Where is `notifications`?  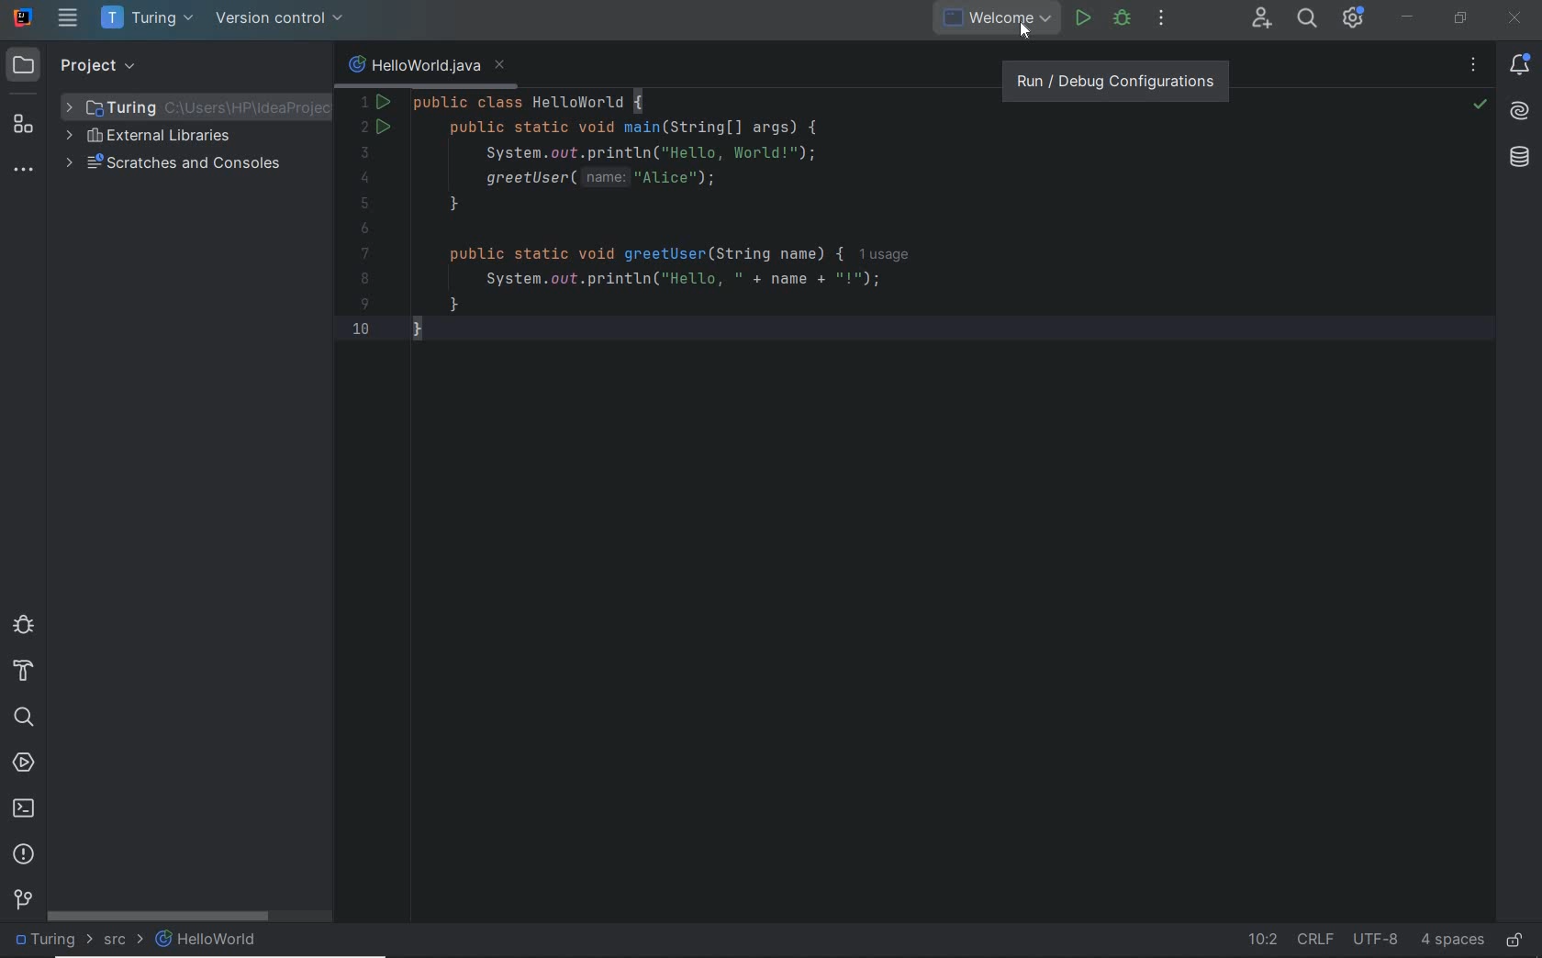
notifications is located at coordinates (1523, 66).